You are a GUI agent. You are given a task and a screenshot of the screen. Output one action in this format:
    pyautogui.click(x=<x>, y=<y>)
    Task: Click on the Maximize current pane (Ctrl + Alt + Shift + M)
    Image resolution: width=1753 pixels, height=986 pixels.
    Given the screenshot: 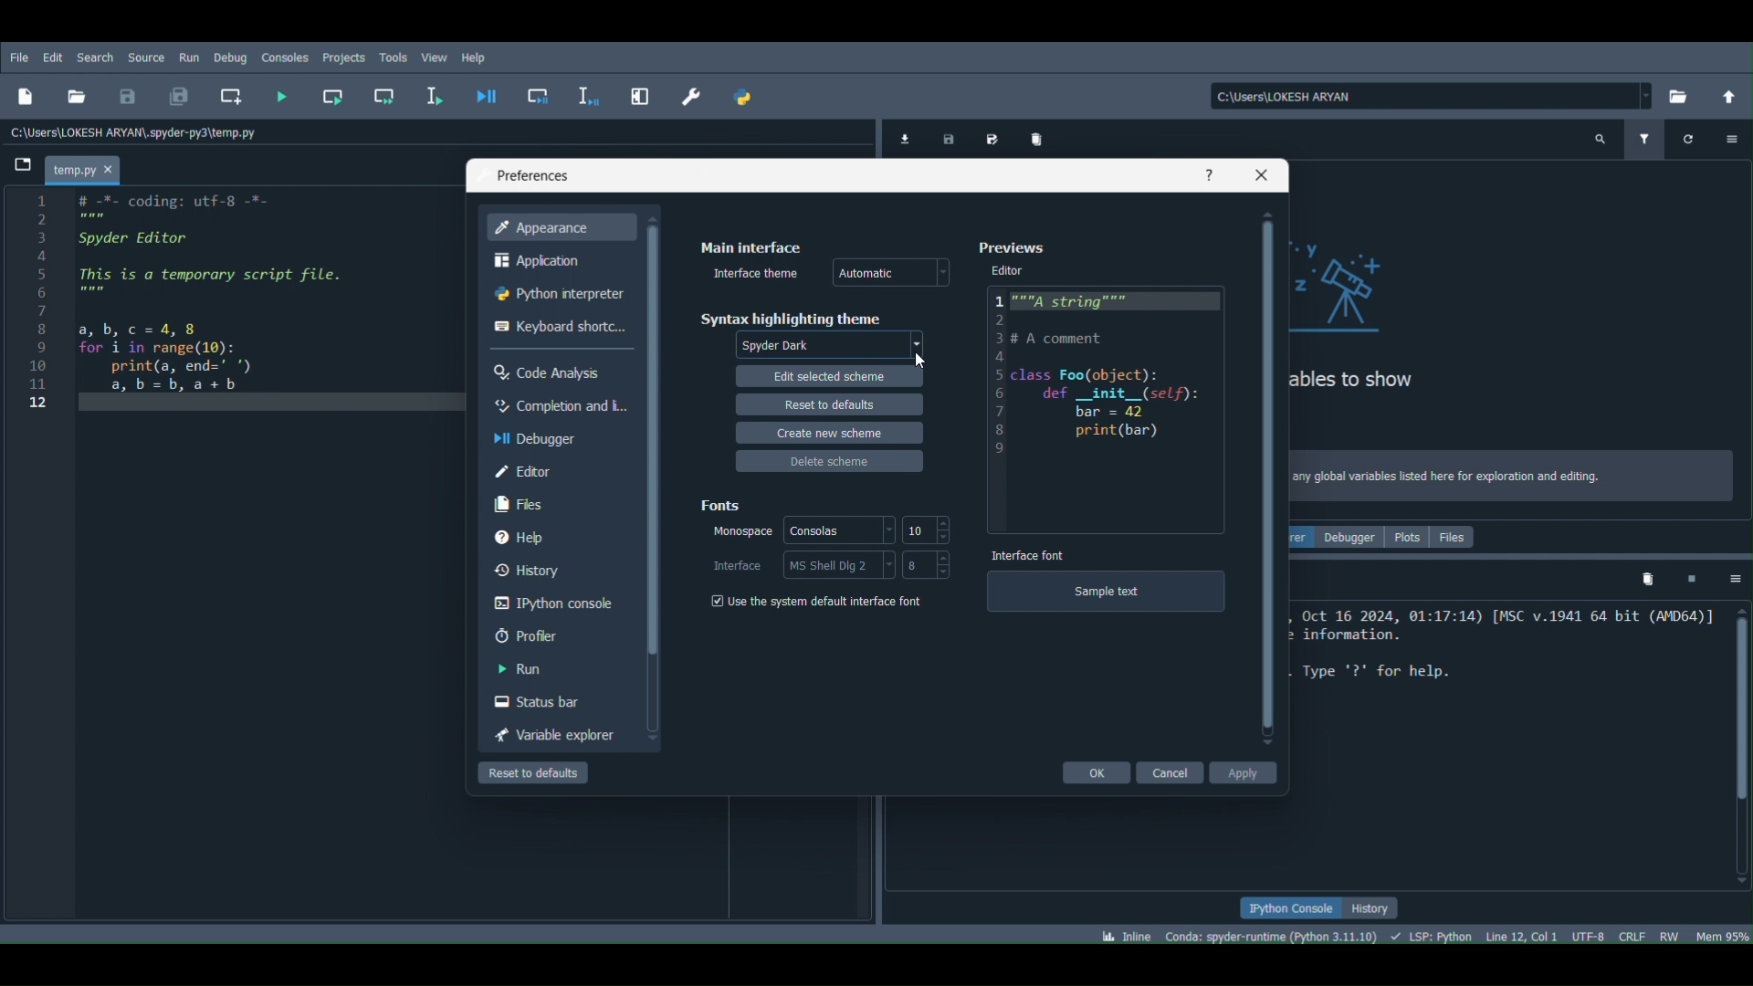 What is the action you would take?
    pyautogui.click(x=639, y=94)
    